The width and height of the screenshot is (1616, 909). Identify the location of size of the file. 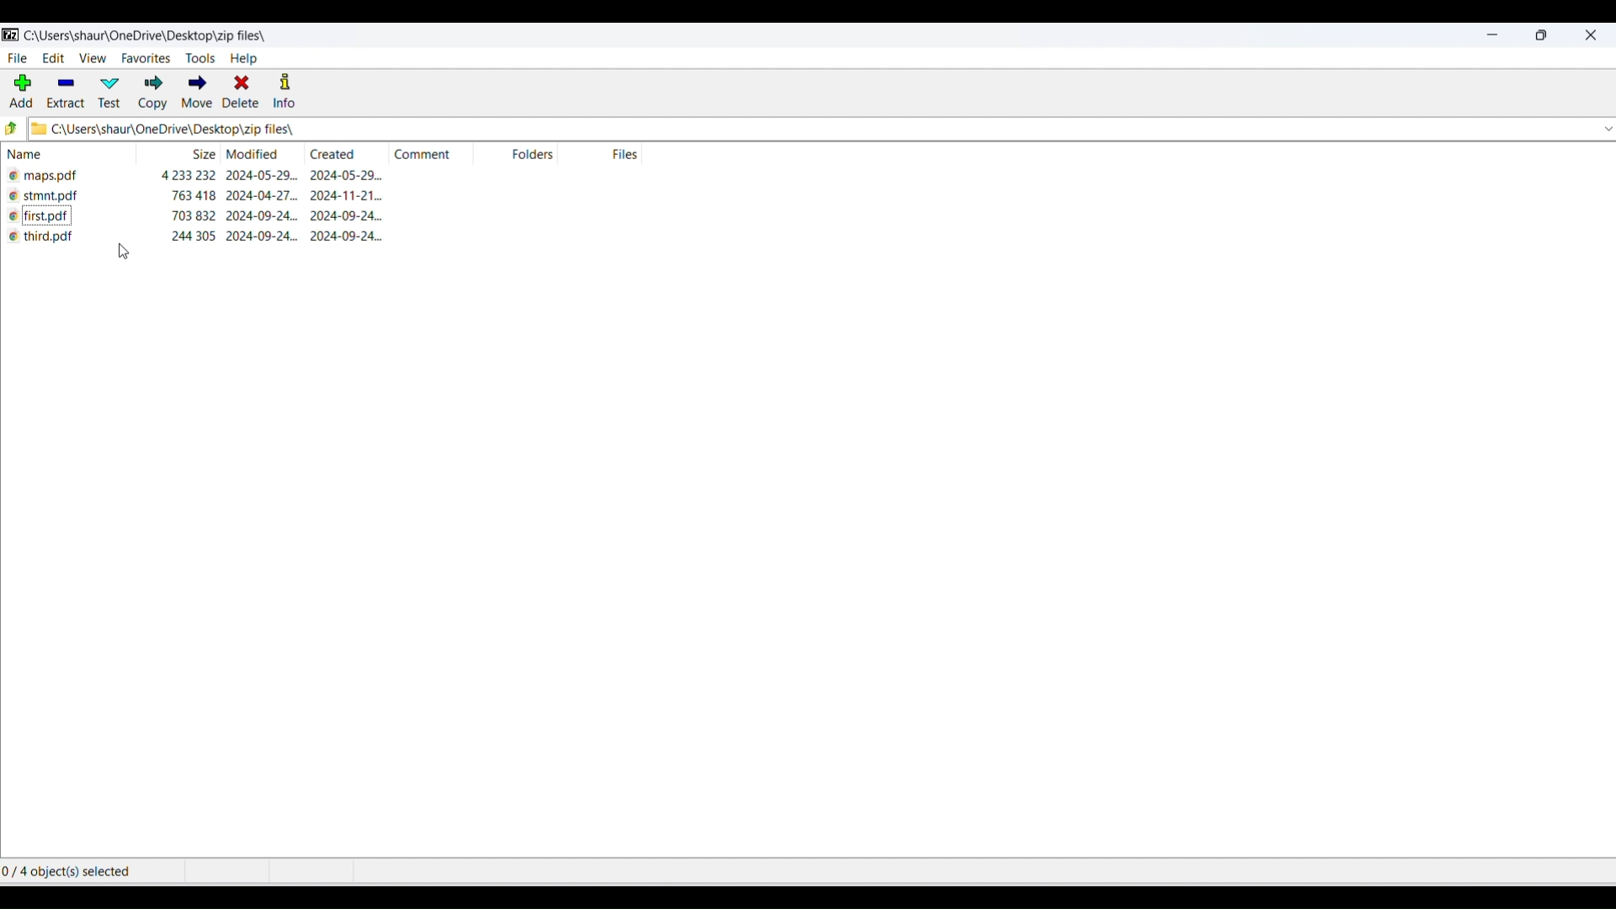
(191, 175).